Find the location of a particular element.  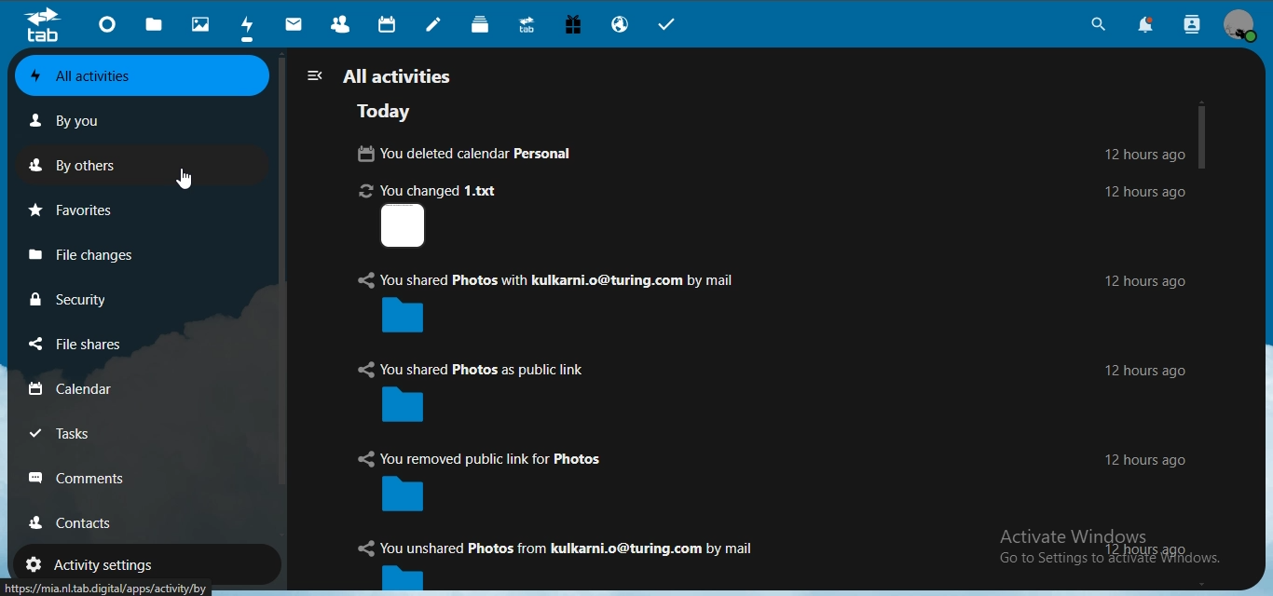

contacts is located at coordinates (341, 21).